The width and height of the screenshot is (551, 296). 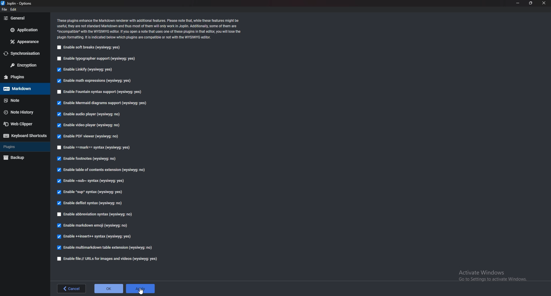 What do you see at coordinates (90, 48) in the screenshot?
I see `Enable soft breaks (wysiwyg:yes)` at bounding box center [90, 48].